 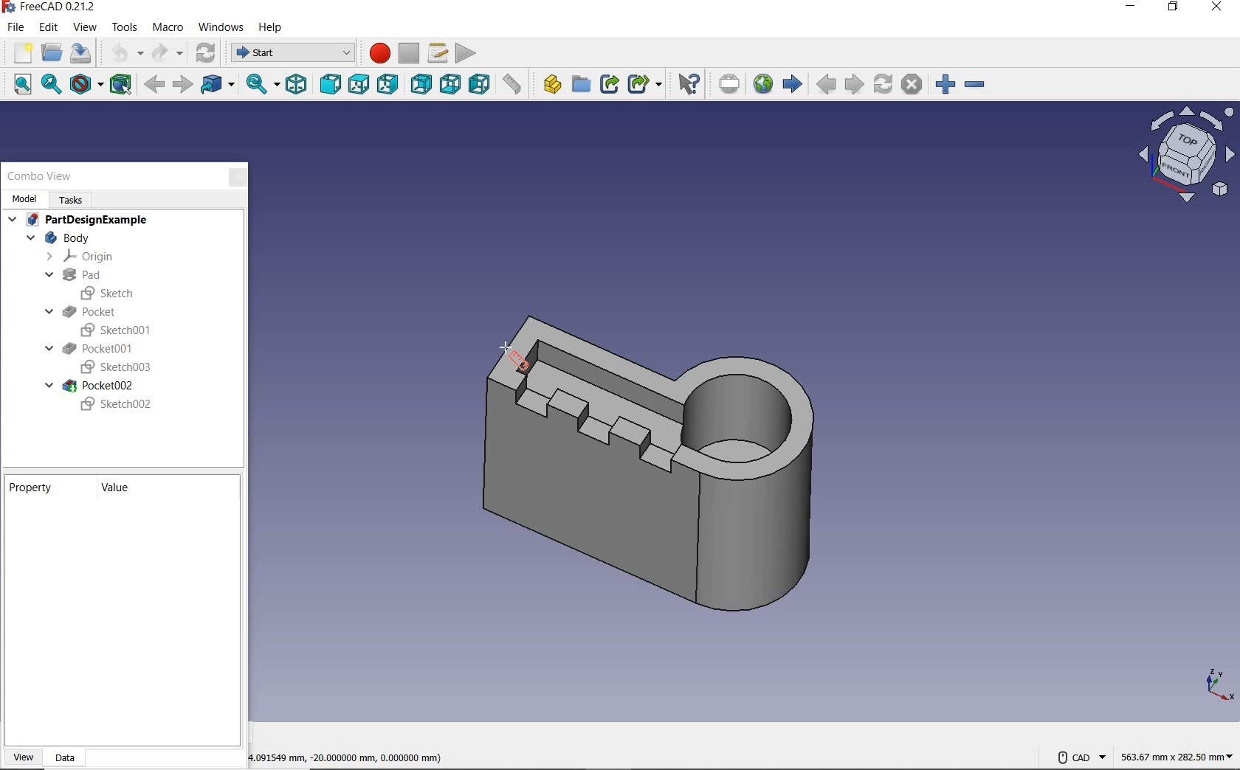 What do you see at coordinates (41, 176) in the screenshot?
I see `COMBO VIEW` at bounding box center [41, 176].